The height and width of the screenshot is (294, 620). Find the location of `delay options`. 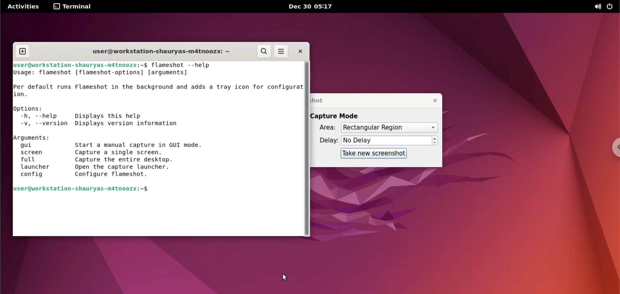

delay options is located at coordinates (387, 141).